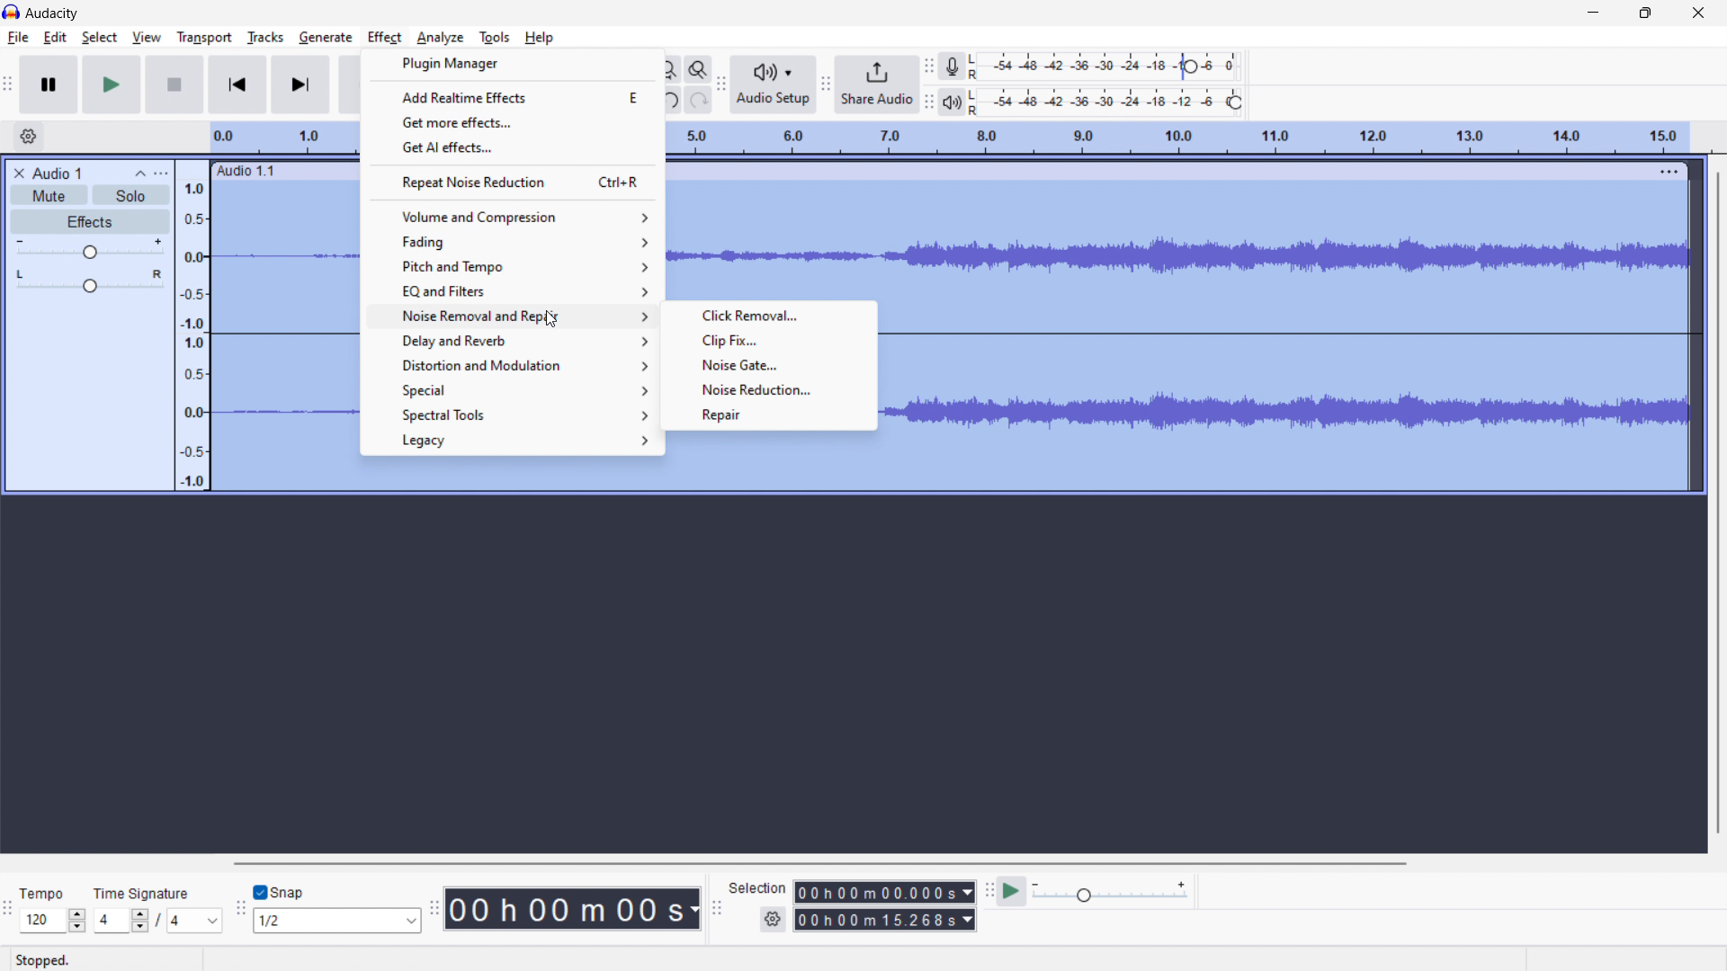  I want to click on fading, so click(511, 242).